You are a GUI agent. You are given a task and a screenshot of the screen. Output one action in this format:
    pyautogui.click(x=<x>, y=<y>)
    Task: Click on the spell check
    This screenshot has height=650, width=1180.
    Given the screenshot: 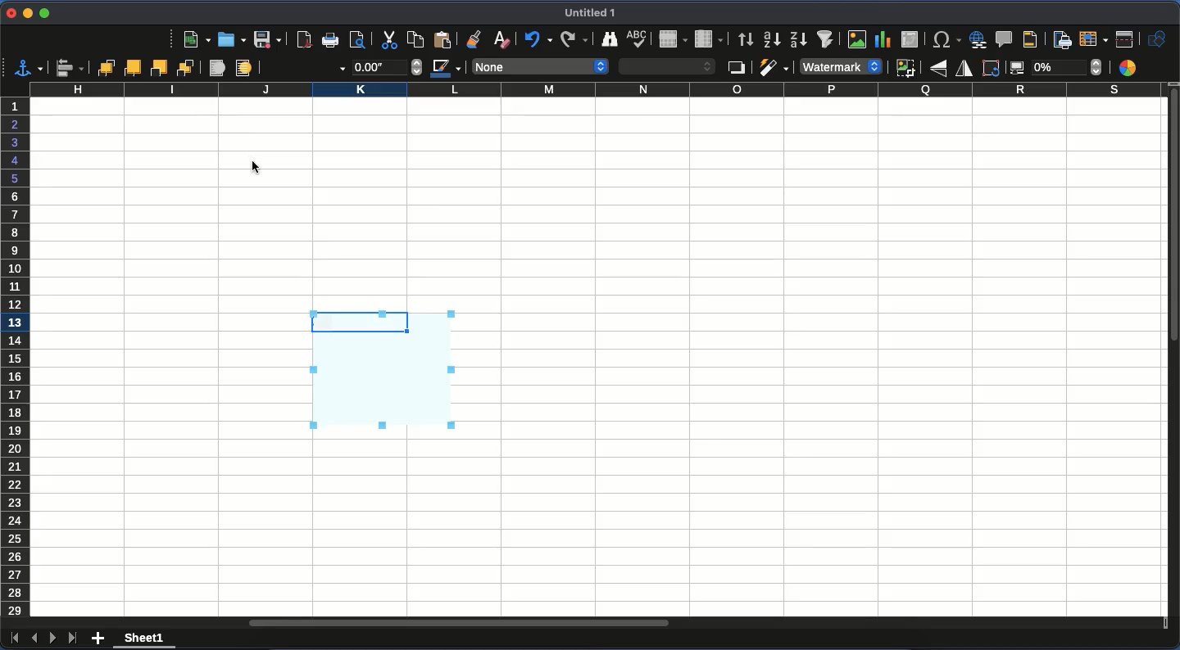 What is the action you would take?
    pyautogui.click(x=639, y=39)
    